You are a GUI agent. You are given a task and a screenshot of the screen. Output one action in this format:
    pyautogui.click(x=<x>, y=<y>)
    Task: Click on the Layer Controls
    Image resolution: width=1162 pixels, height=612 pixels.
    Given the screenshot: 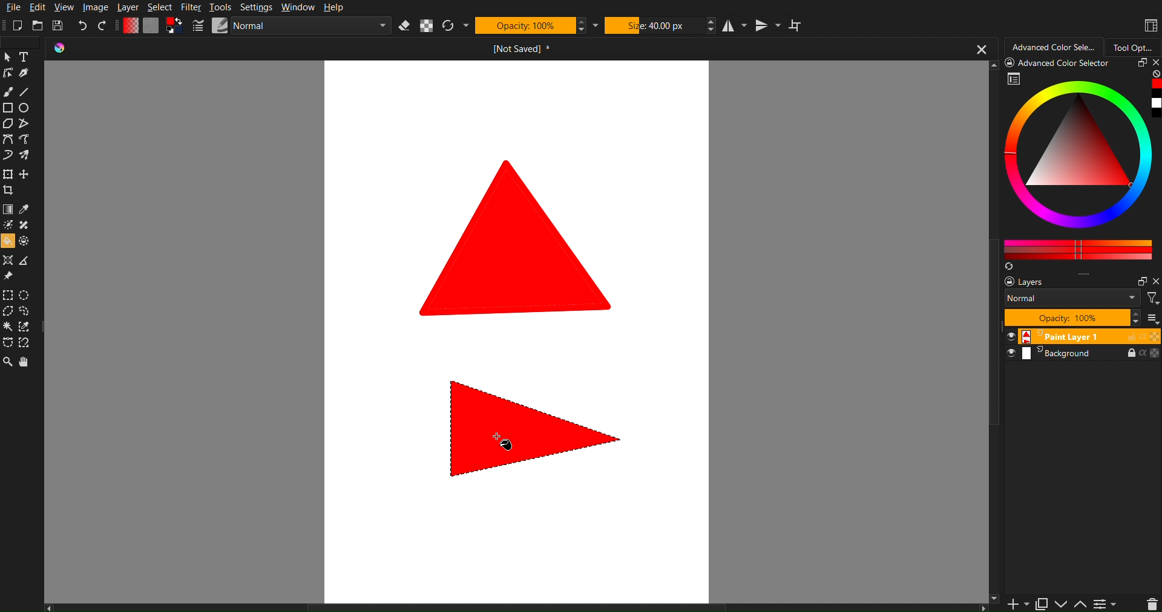 What is the action you would take?
    pyautogui.click(x=1152, y=604)
    